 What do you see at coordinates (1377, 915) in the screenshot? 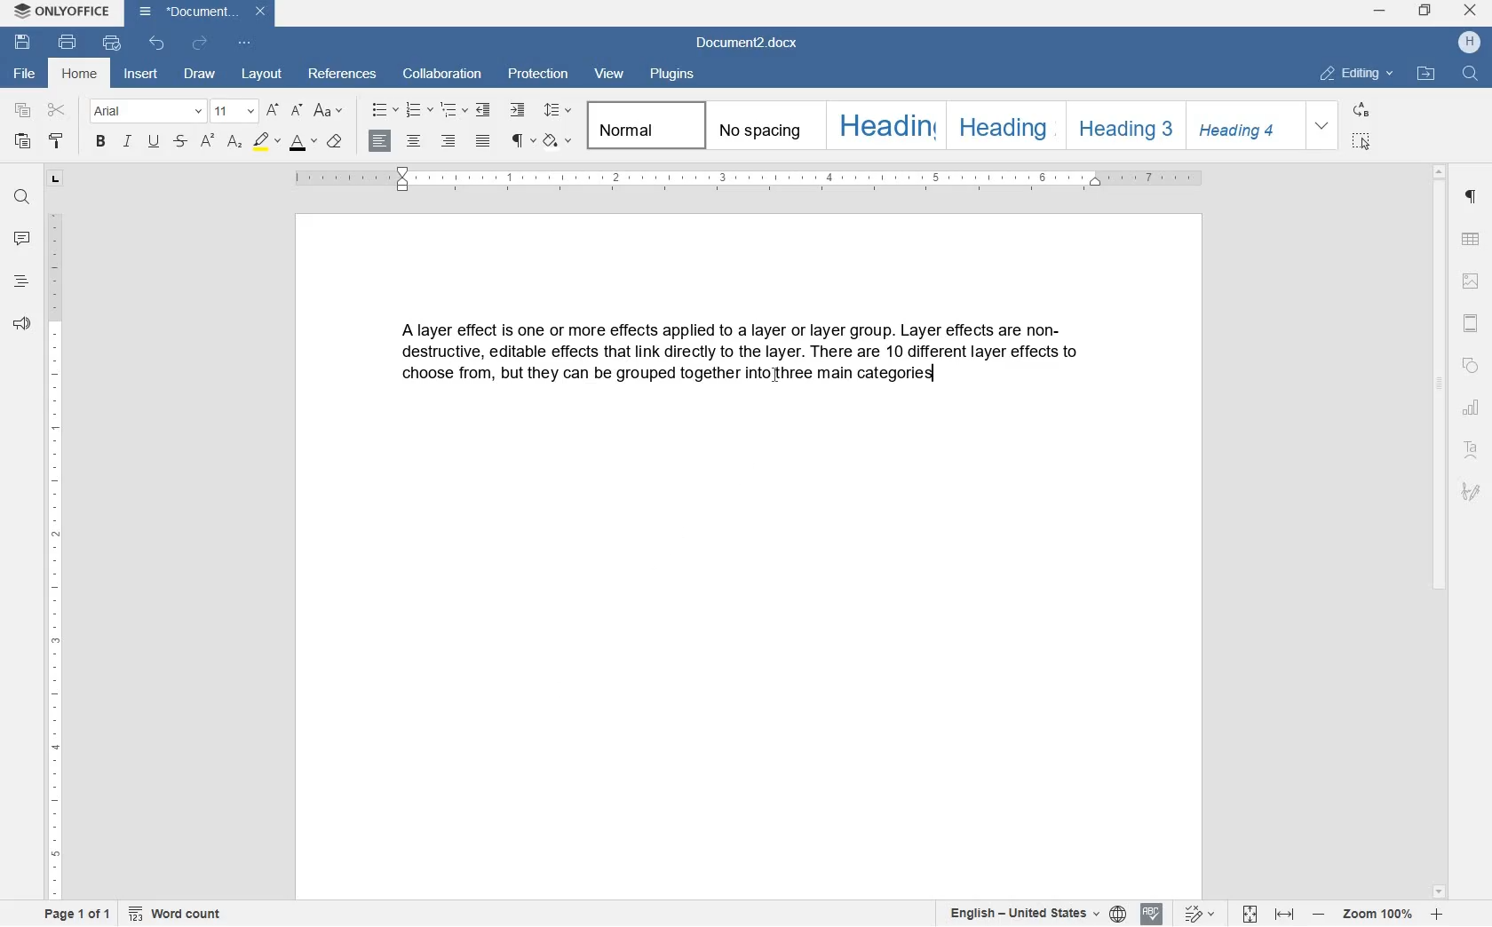
I see `zoom in or out` at bounding box center [1377, 915].